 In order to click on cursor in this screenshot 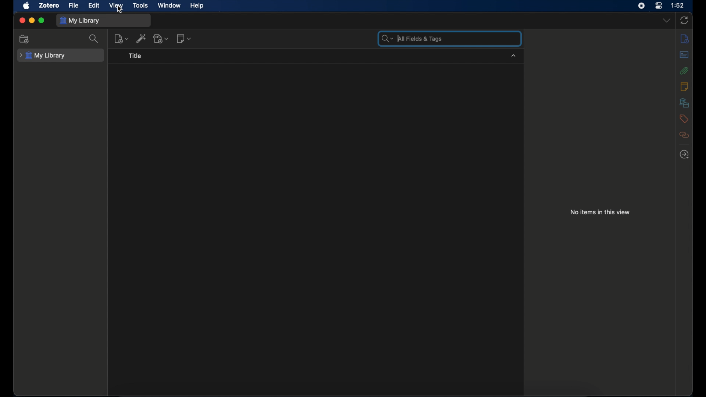, I will do `click(121, 10)`.